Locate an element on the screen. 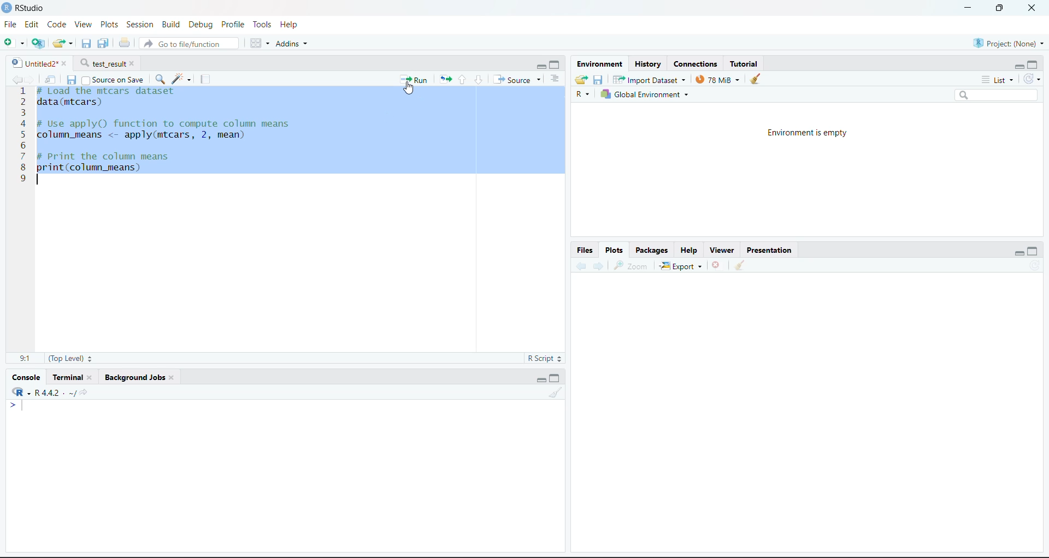 The image size is (1049, 558). List is located at coordinates (556, 79).